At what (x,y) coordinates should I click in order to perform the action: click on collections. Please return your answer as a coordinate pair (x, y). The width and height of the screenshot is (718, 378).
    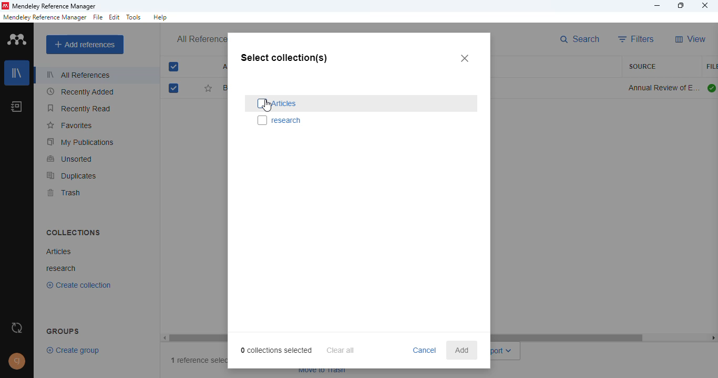
    Looking at the image, I should click on (74, 233).